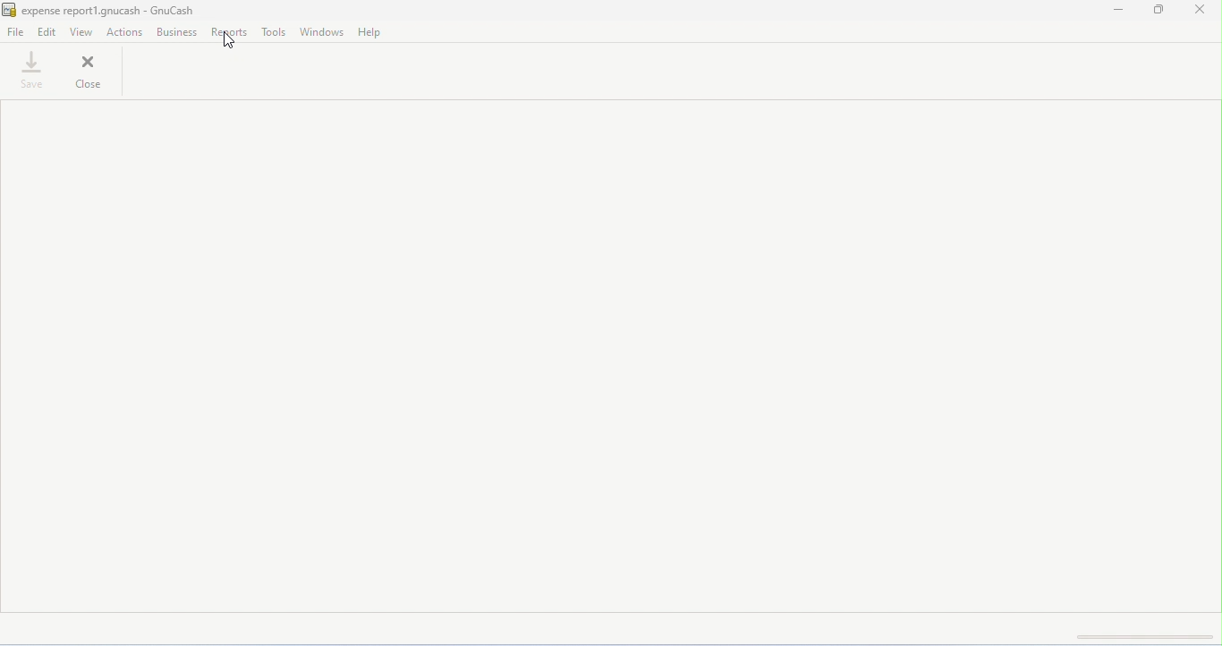 The width and height of the screenshot is (1222, 646). I want to click on close, so click(89, 71).